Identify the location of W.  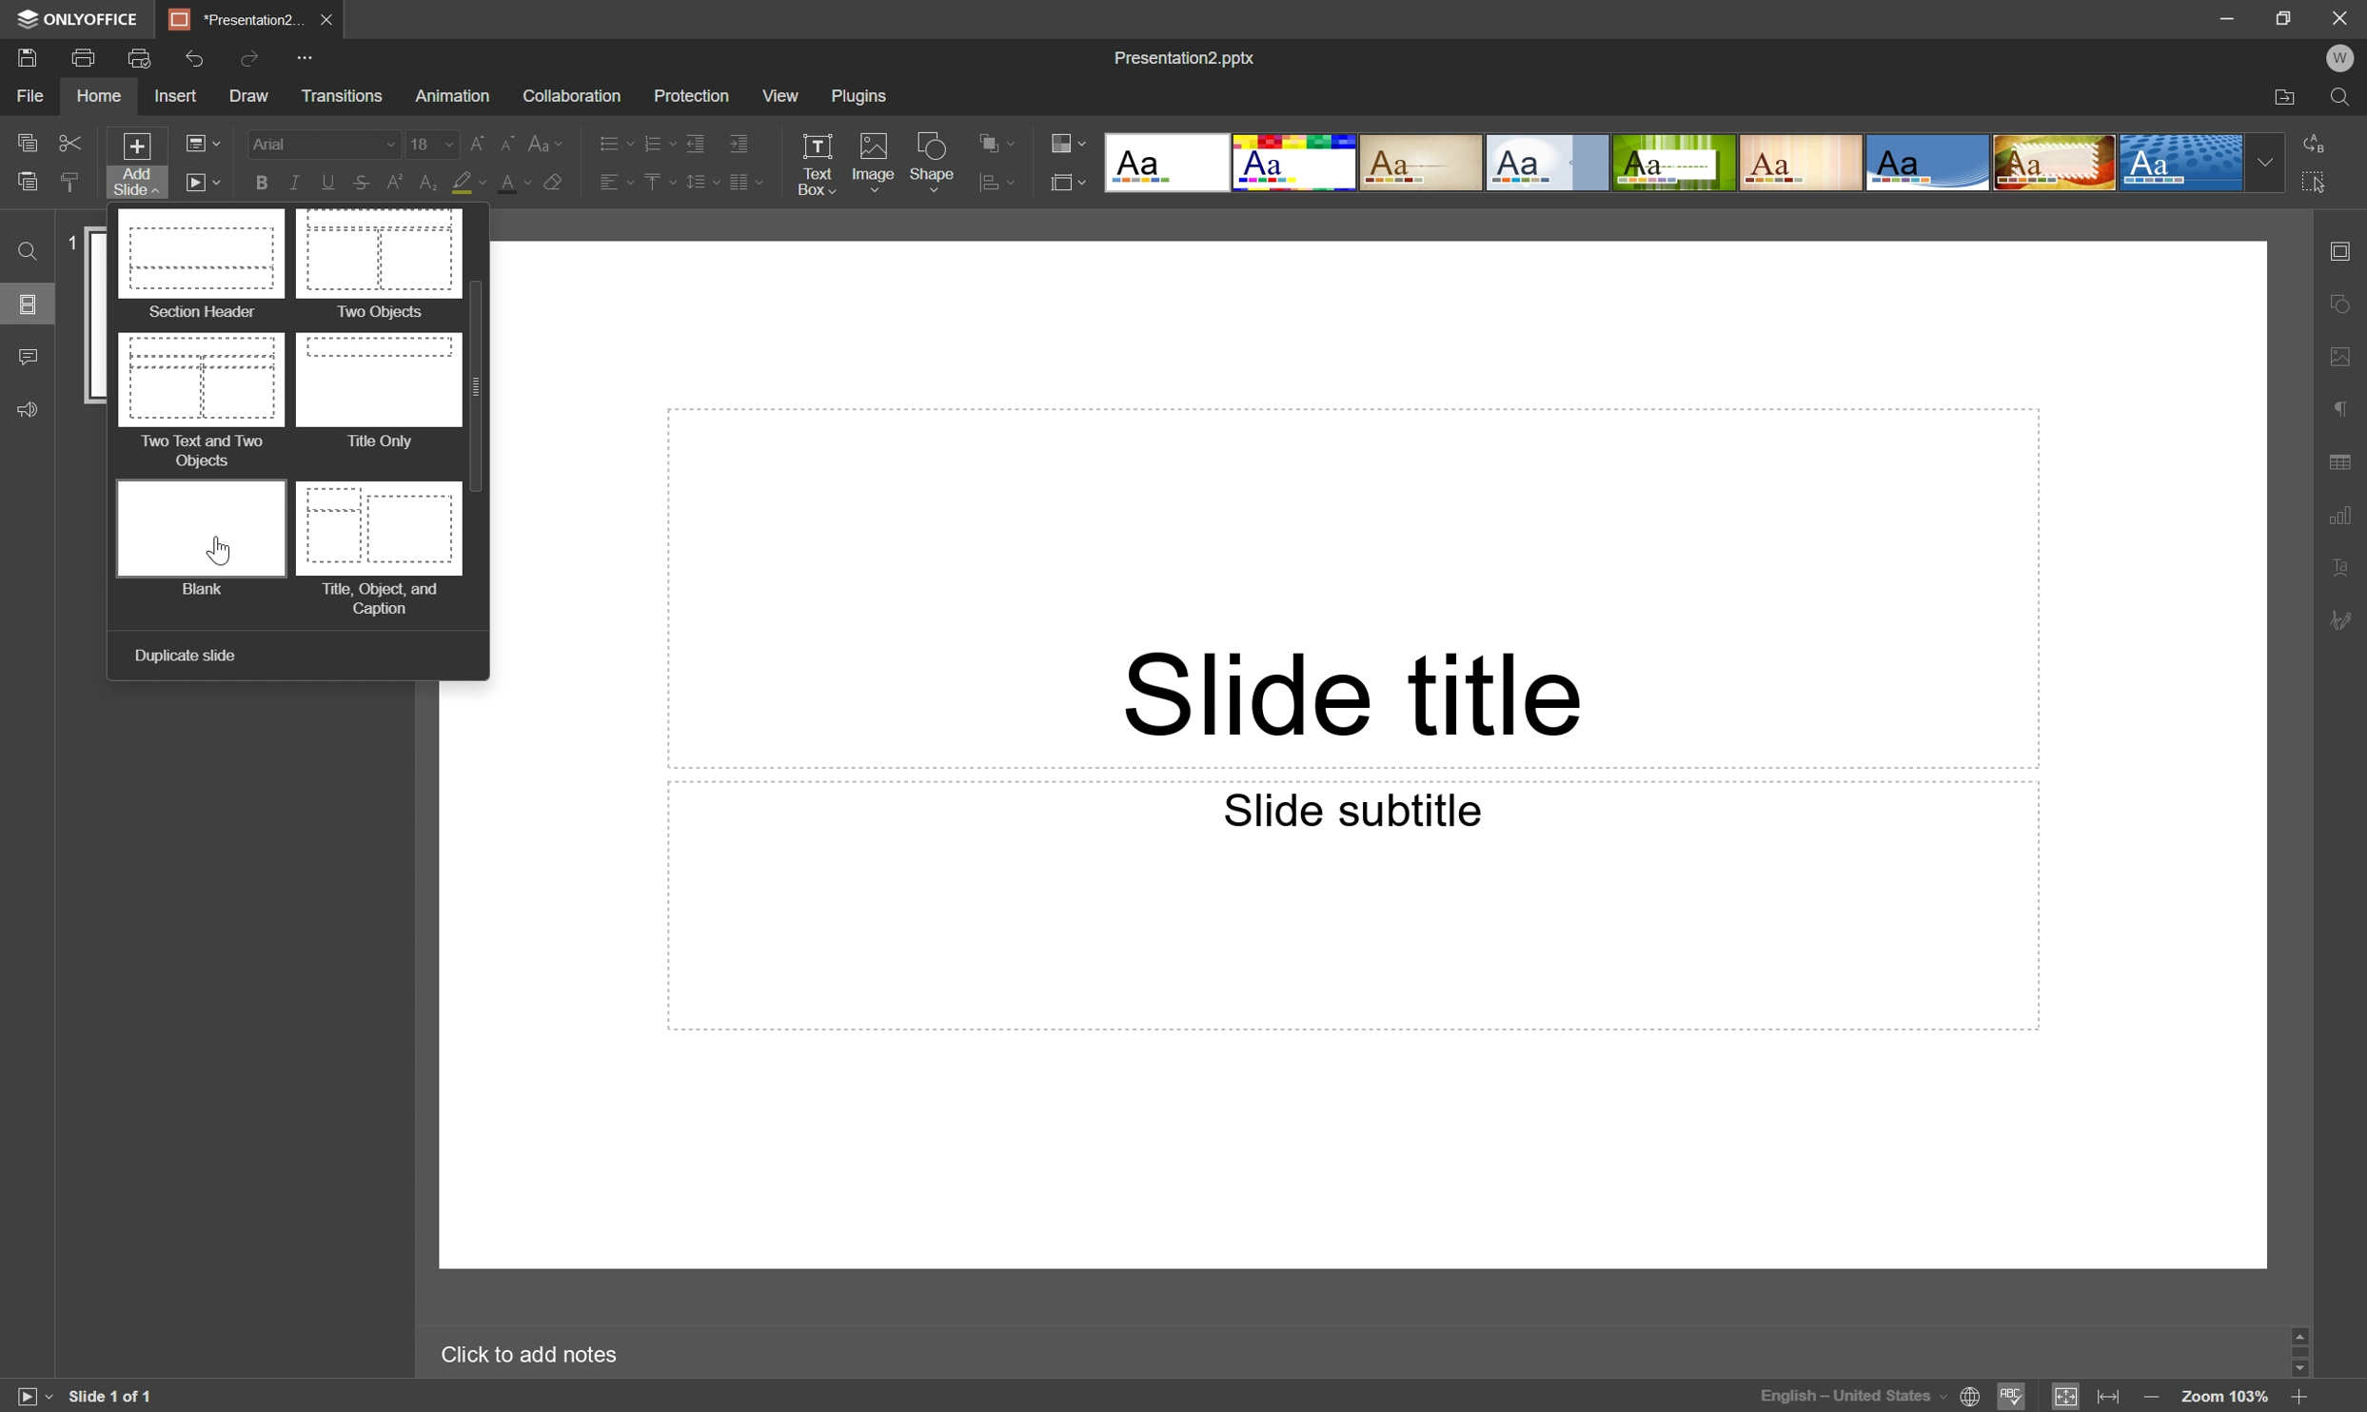
(2338, 53).